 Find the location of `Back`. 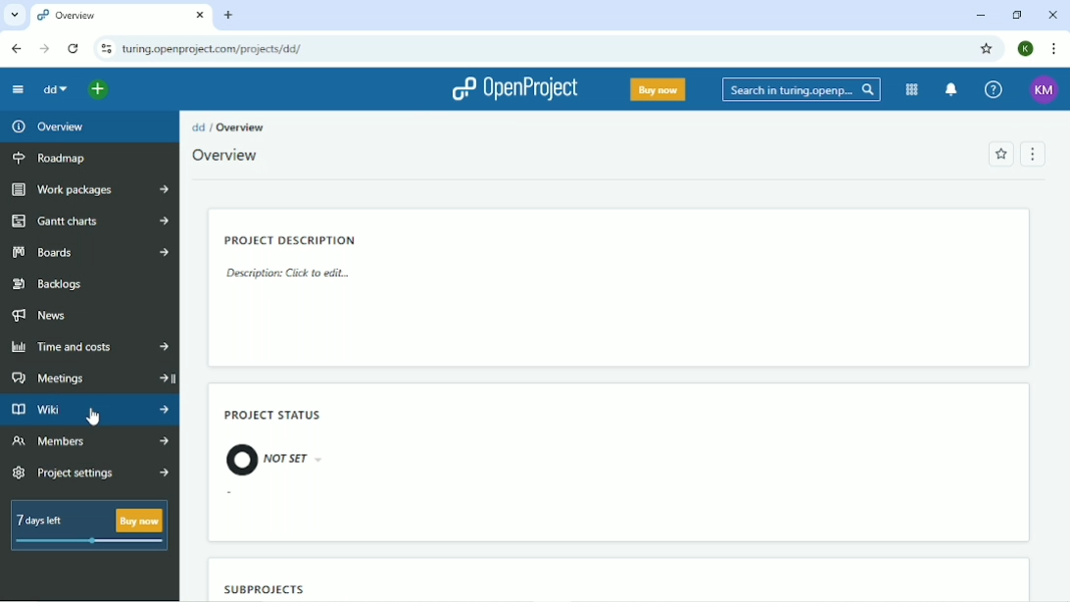

Back is located at coordinates (15, 48).